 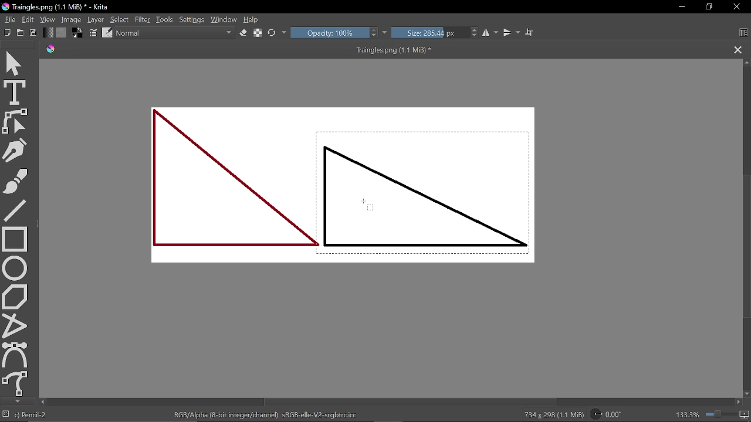 I want to click on Polyline tool, so click(x=15, y=325).